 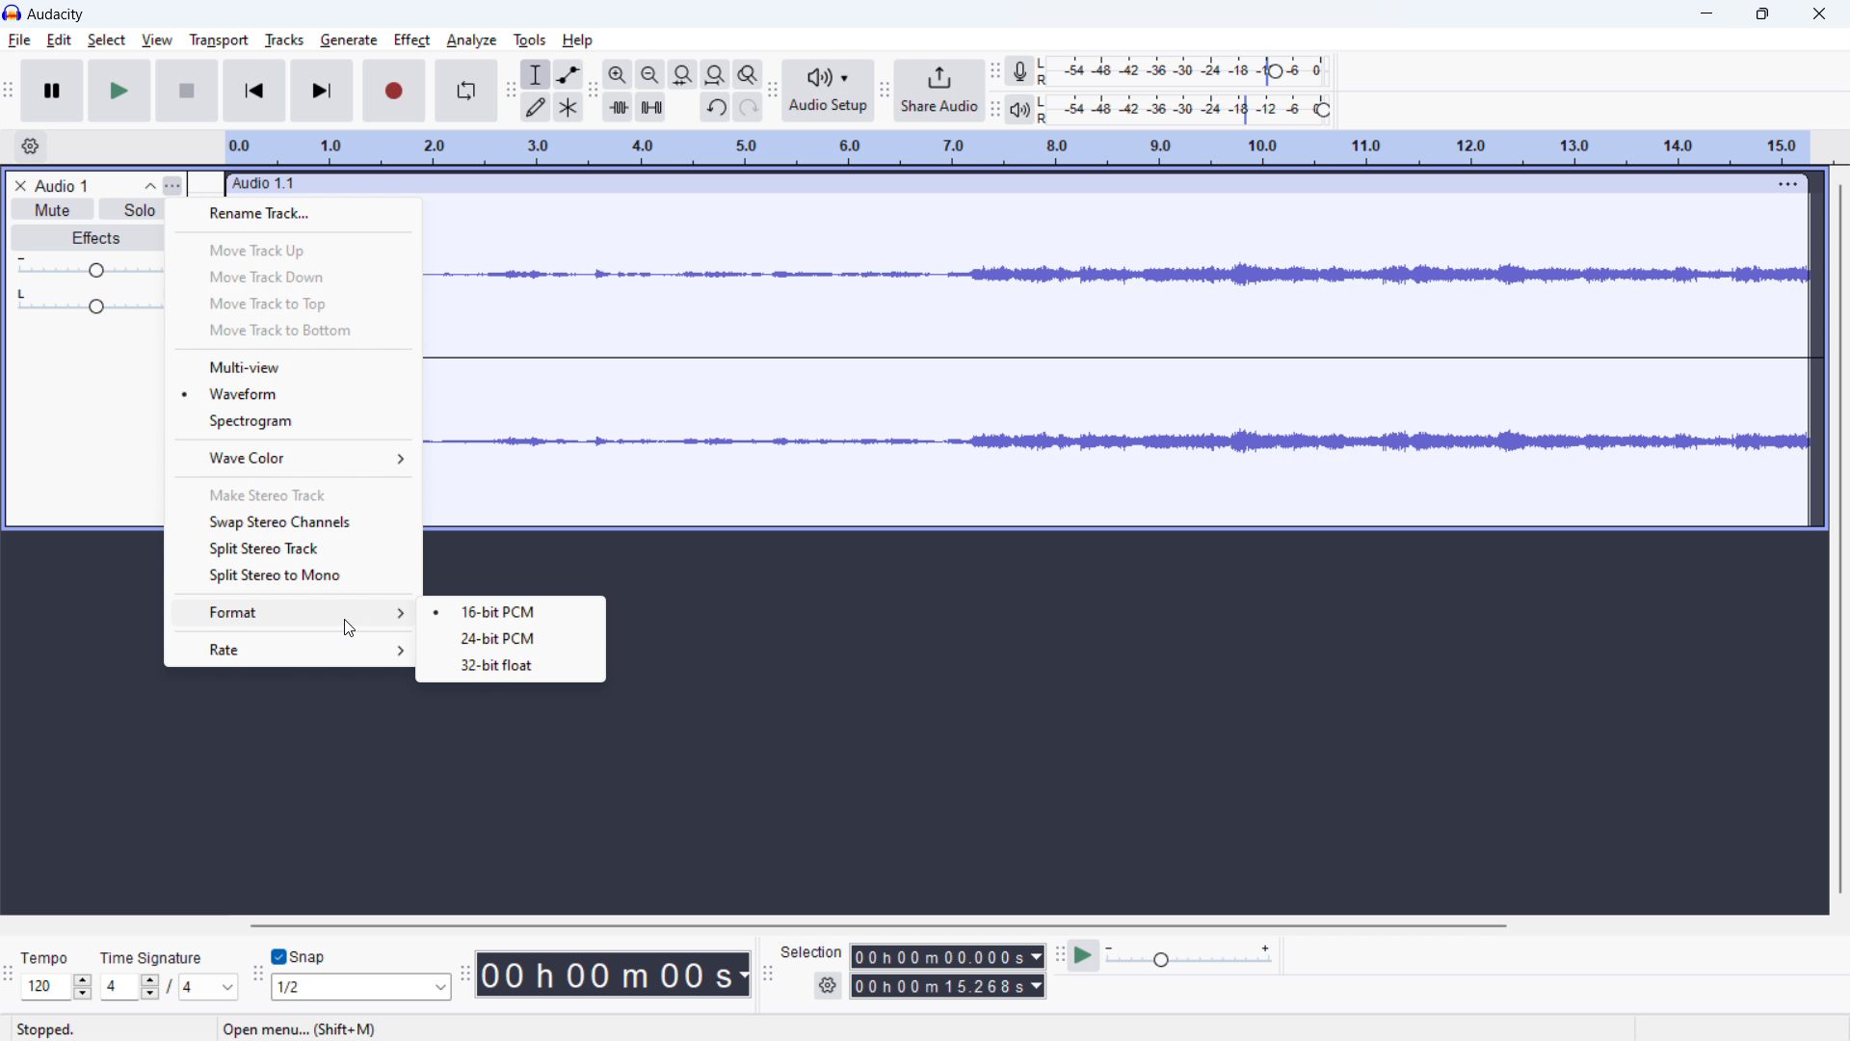 I want to click on move track down, so click(x=293, y=277).